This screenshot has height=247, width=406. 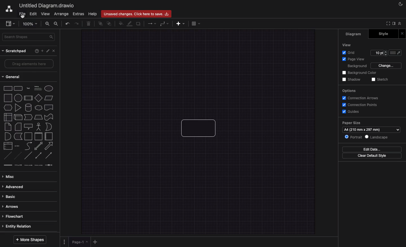 I want to click on More shapes, so click(x=30, y=239).